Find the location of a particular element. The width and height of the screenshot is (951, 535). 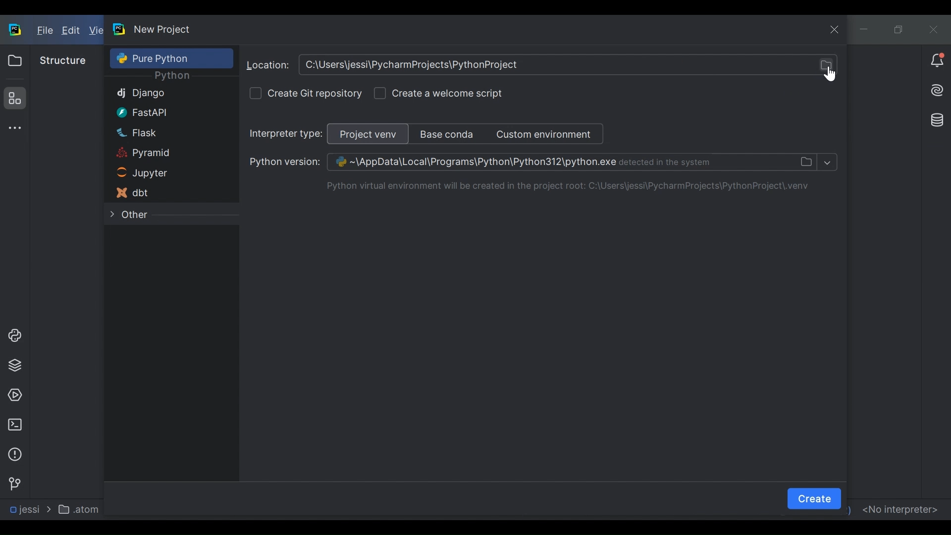

(un)check Create a welcome script is located at coordinates (448, 93).